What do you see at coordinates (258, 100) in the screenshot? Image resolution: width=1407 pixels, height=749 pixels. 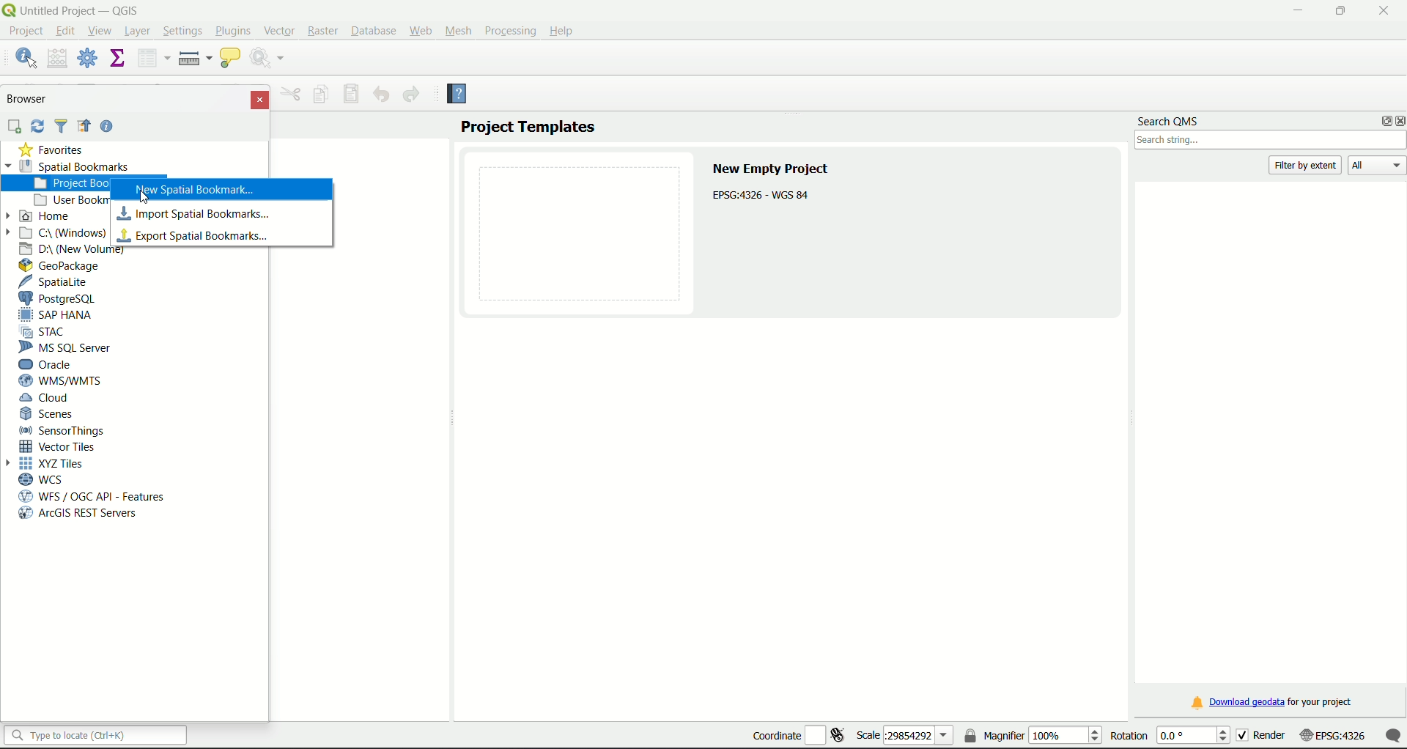 I see `Close` at bounding box center [258, 100].